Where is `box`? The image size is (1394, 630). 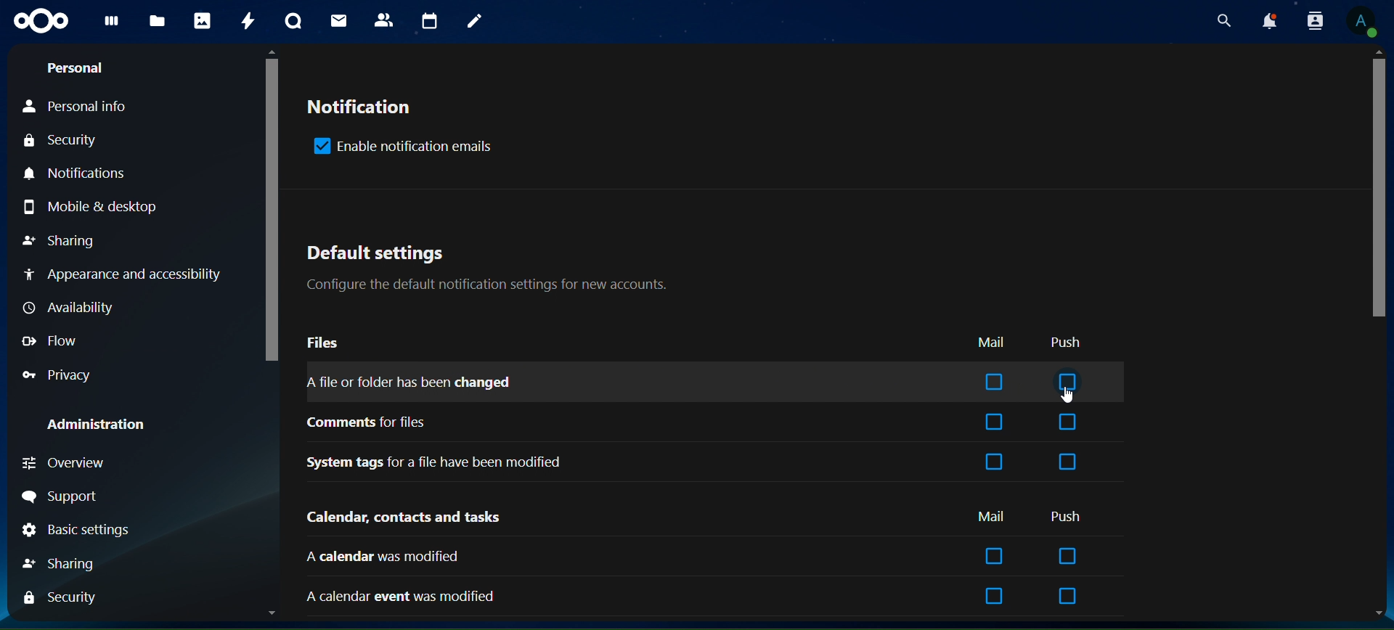
box is located at coordinates (1070, 382).